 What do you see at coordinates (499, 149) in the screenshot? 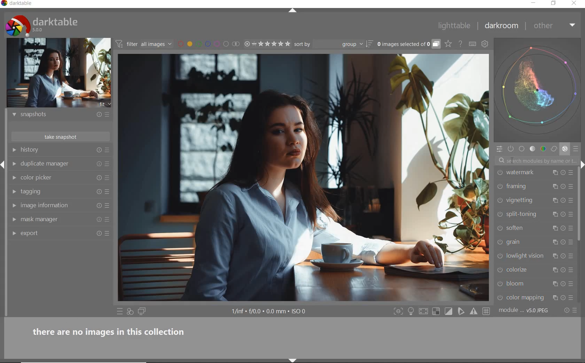
I see `quick access panel` at bounding box center [499, 149].